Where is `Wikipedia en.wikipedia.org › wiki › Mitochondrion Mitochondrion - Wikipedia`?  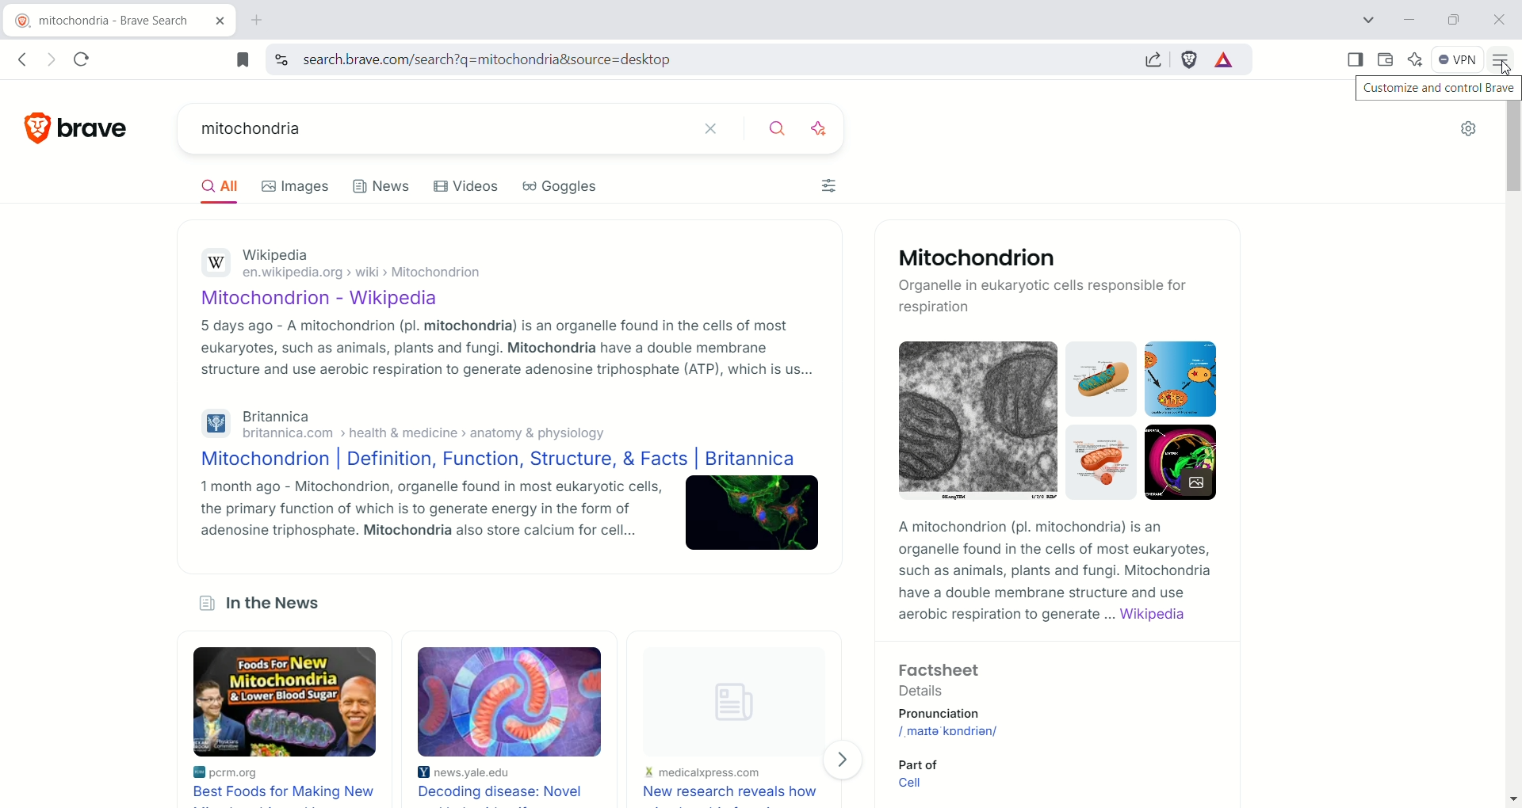
Wikipedia en.wikipedia.org › wiki › Mitochondrion Mitochondrion - Wikipedia is located at coordinates (378, 277).